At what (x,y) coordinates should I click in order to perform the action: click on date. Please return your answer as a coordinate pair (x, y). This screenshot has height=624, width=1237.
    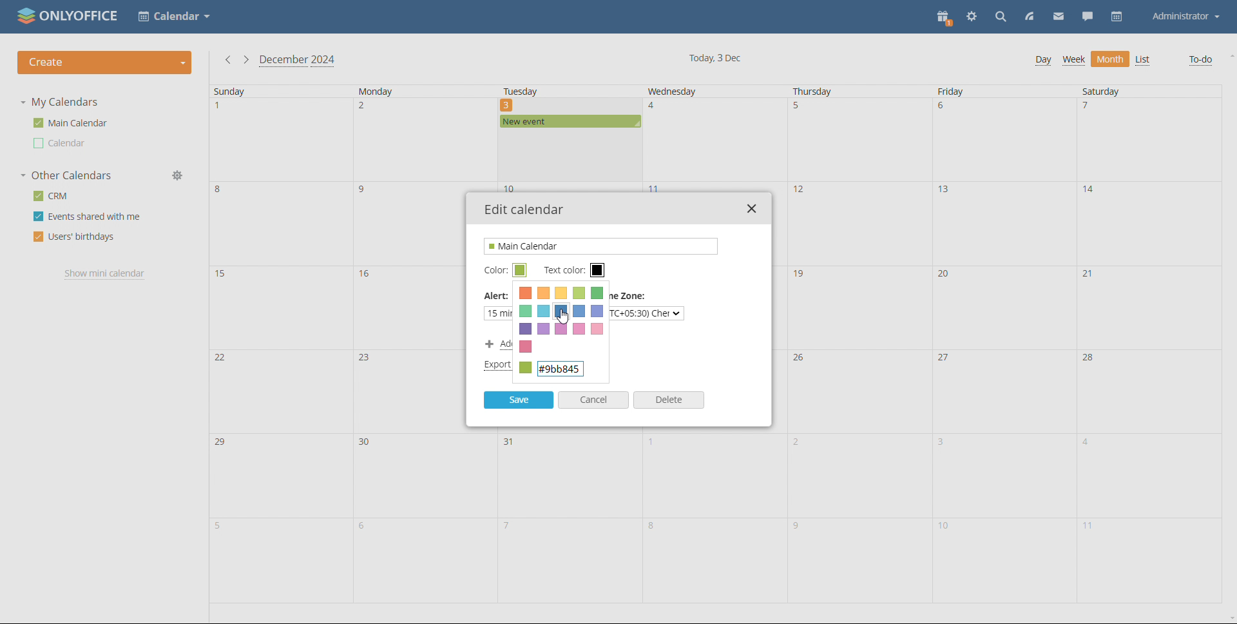
    Looking at the image, I should click on (570, 476).